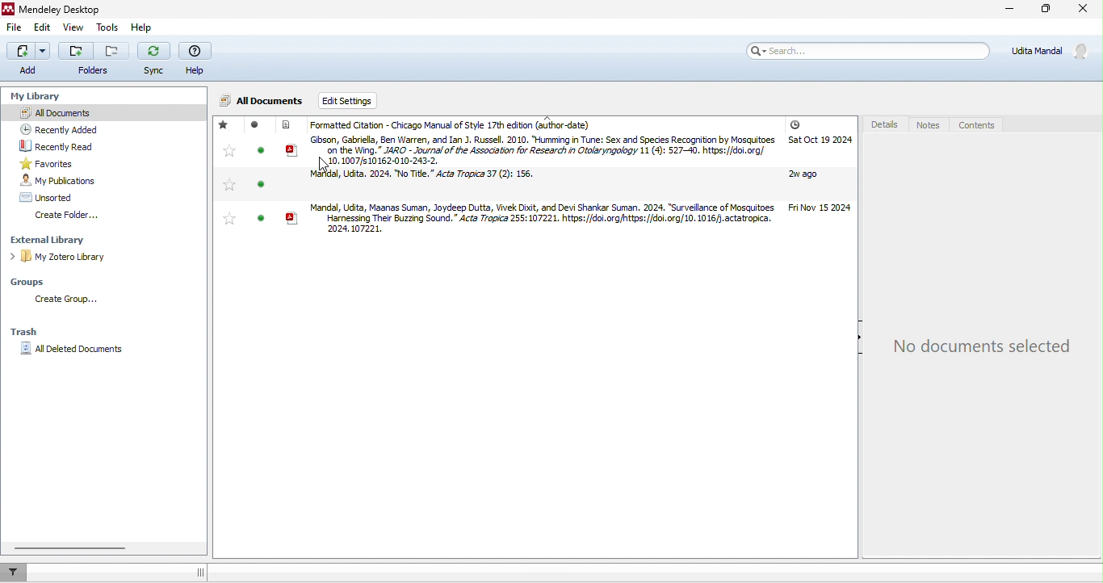  What do you see at coordinates (91, 61) in the screenshot?
I see `folder` at bounding box center [91, 61].